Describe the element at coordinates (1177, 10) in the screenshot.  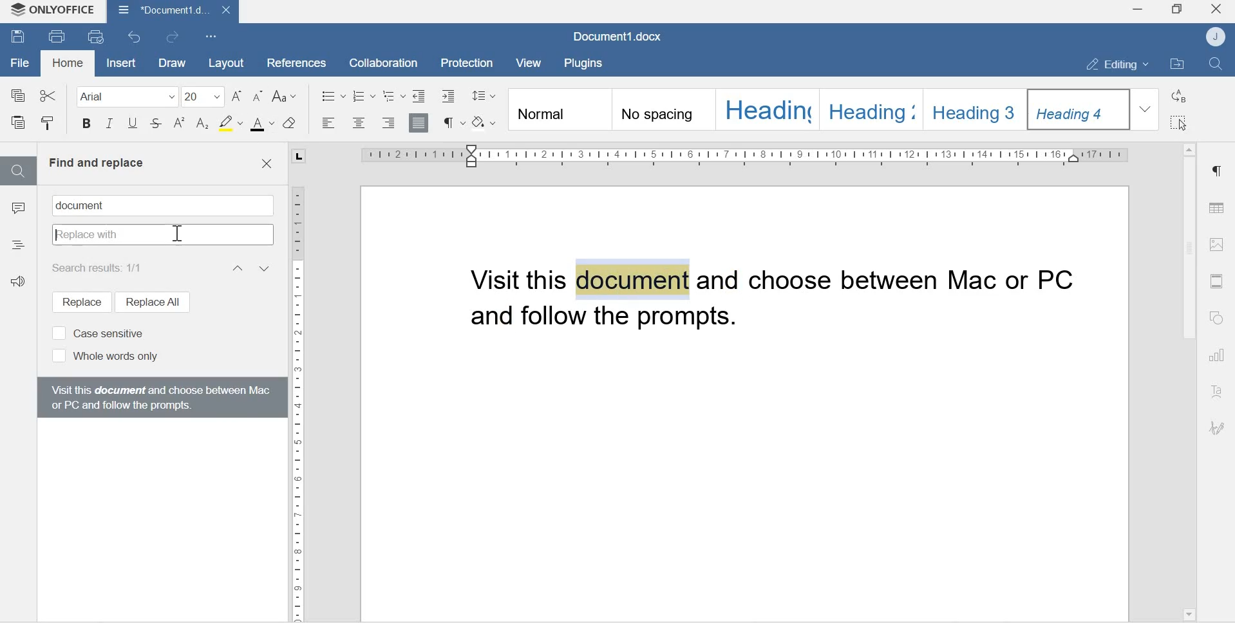
I see `Maximize` at that location.